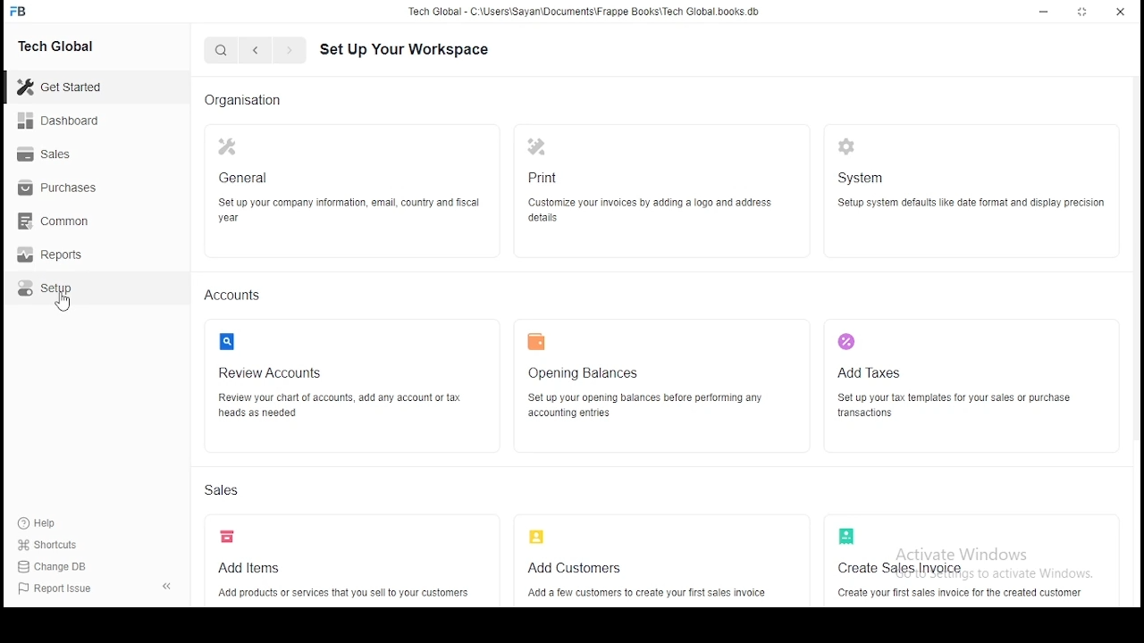 The image size is (1144, 643). Describe the element at coordinates (59, 568) in the screenshot. I see `change DB ` at that location.